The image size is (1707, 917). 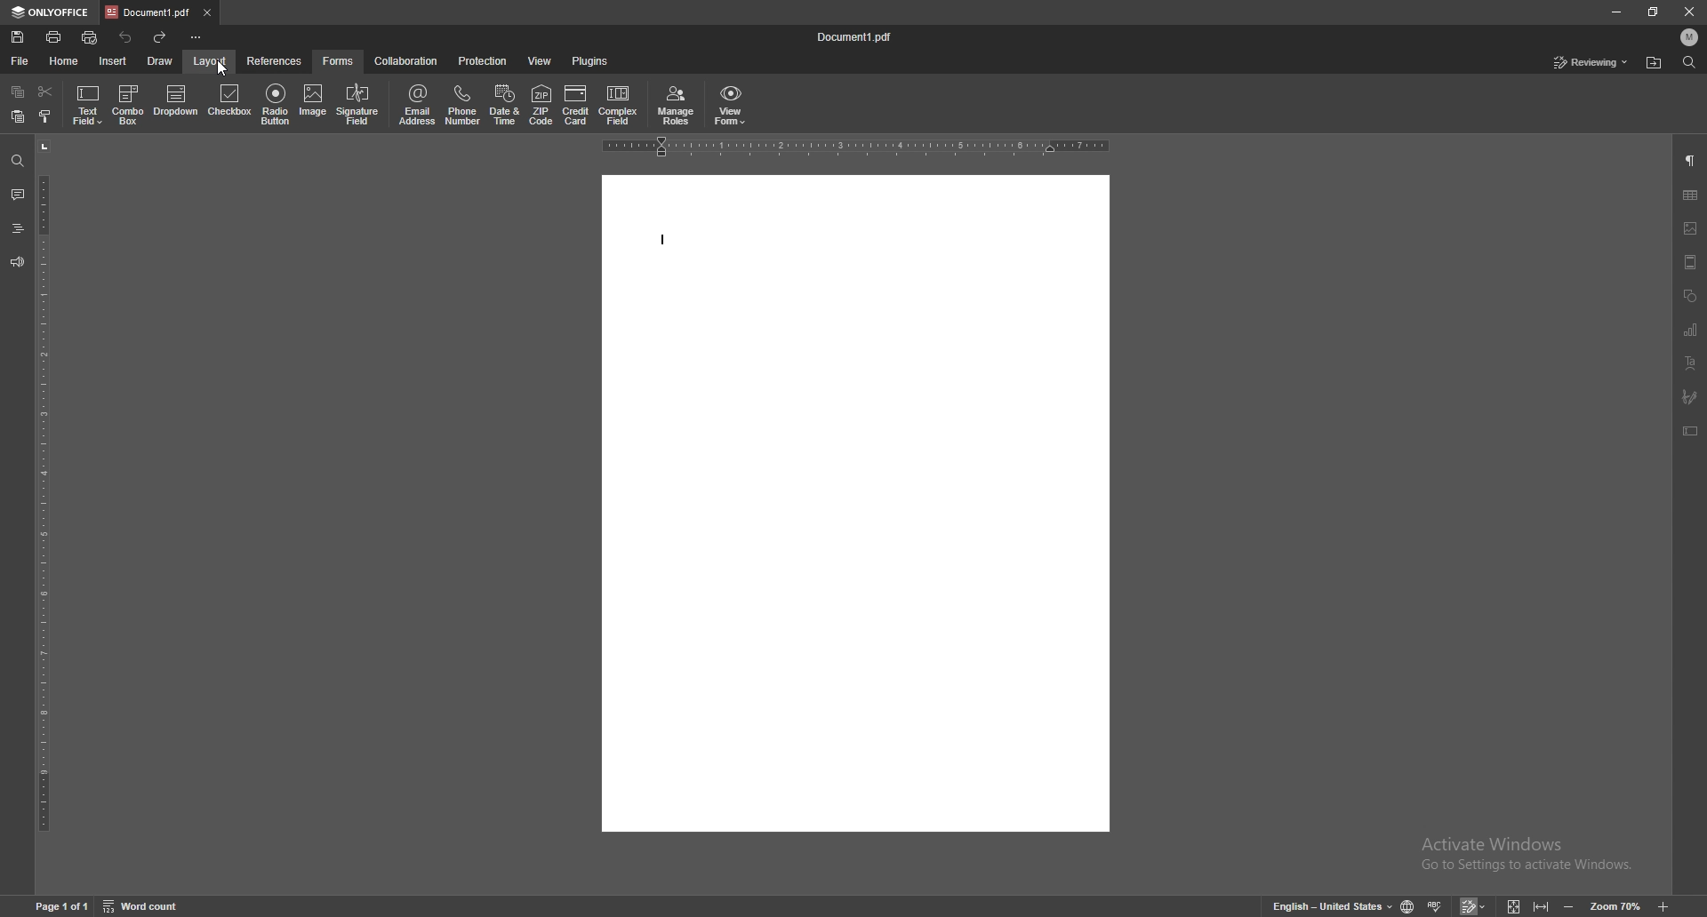 What do you see at coordinates (339, 61) in the screenshot?
I see `forms` at bounding box center [339, 61].